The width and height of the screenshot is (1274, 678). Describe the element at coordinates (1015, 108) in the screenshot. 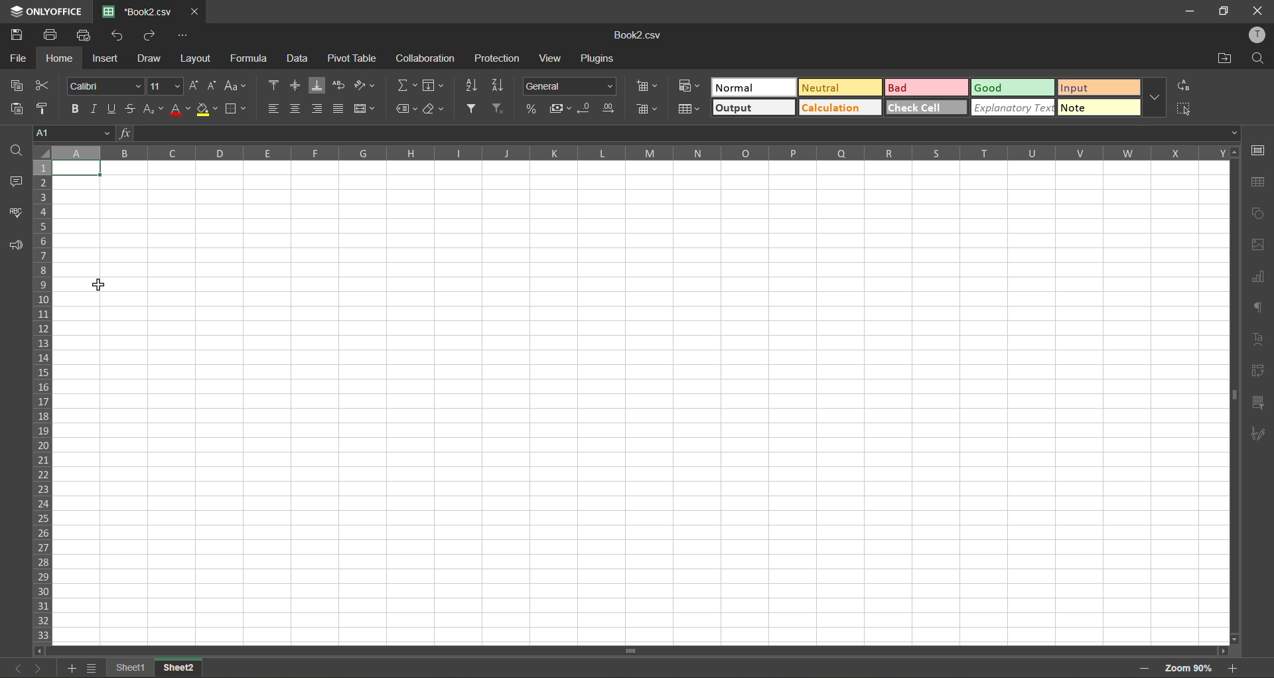

I see `explanatory text` at that location.